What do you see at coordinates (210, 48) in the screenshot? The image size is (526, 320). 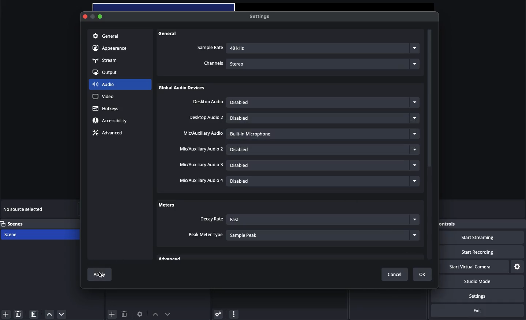 I see `Sample rate` at bounding box center [210, 48].